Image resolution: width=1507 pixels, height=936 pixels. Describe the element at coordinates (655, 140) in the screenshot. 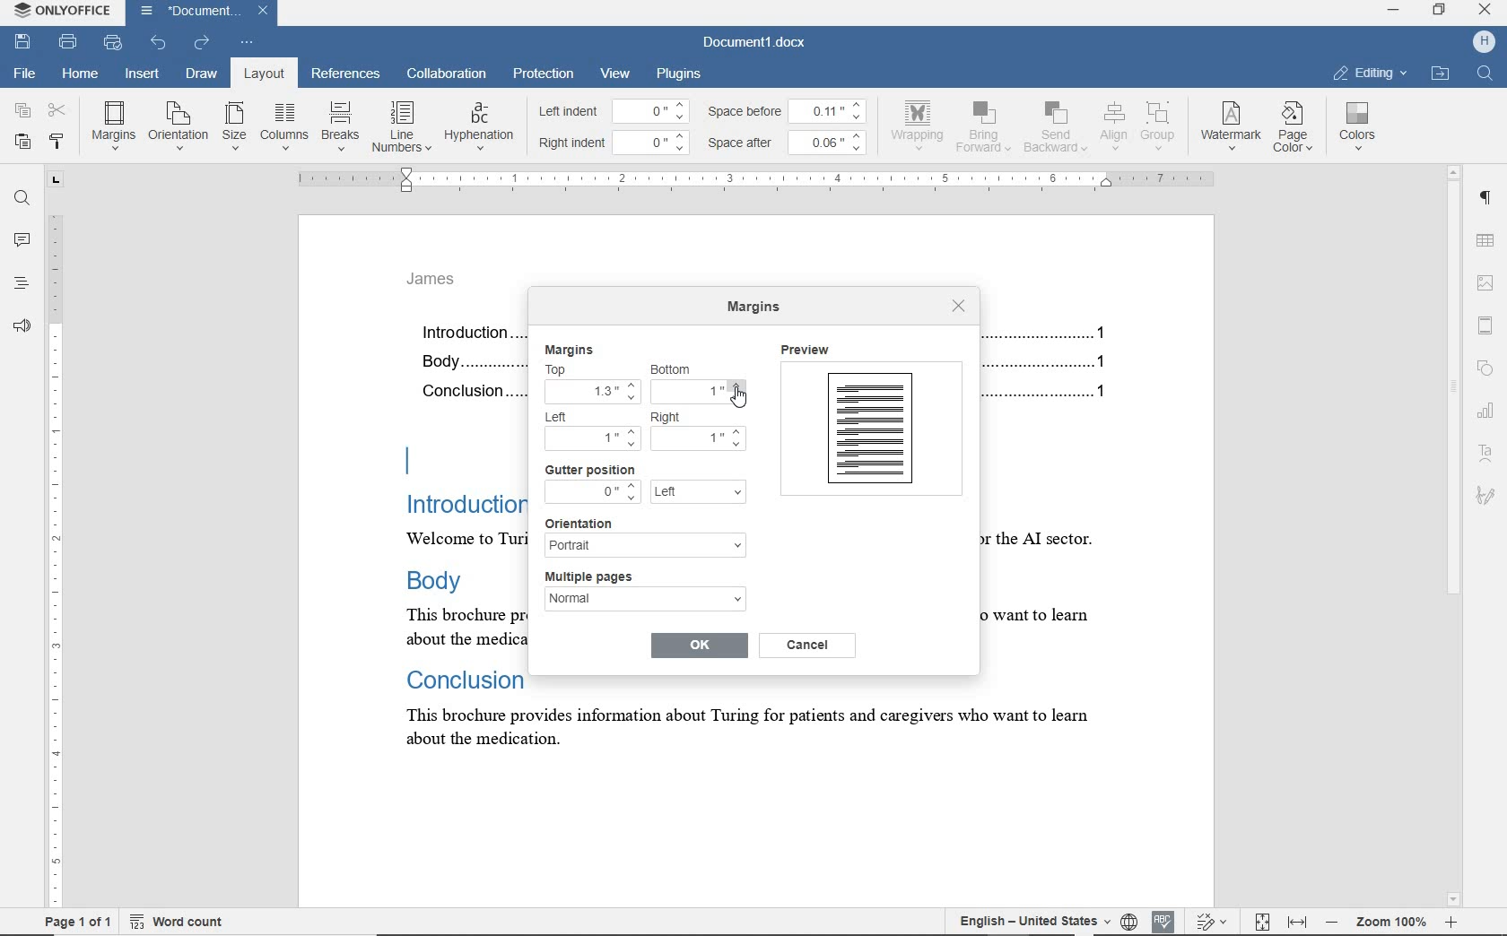

I see `0` at that location.